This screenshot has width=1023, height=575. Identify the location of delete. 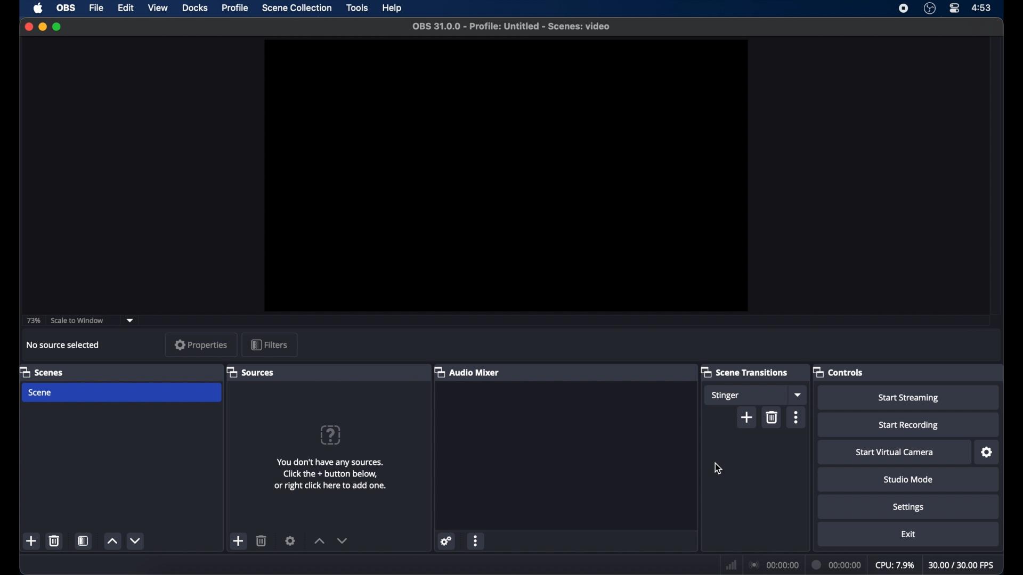
(54, 540).